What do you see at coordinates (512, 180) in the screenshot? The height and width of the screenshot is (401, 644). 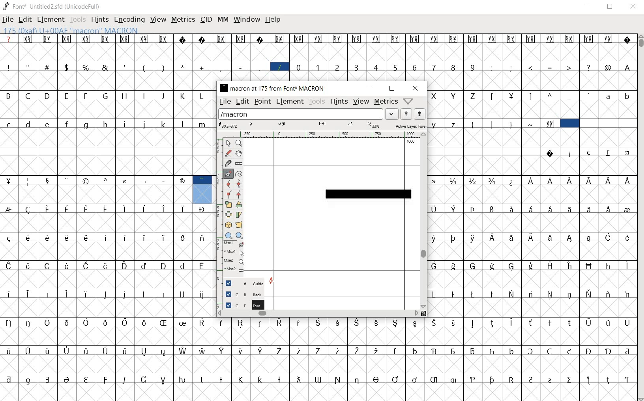 I see `Symbol` at bounding box center [512, 180].